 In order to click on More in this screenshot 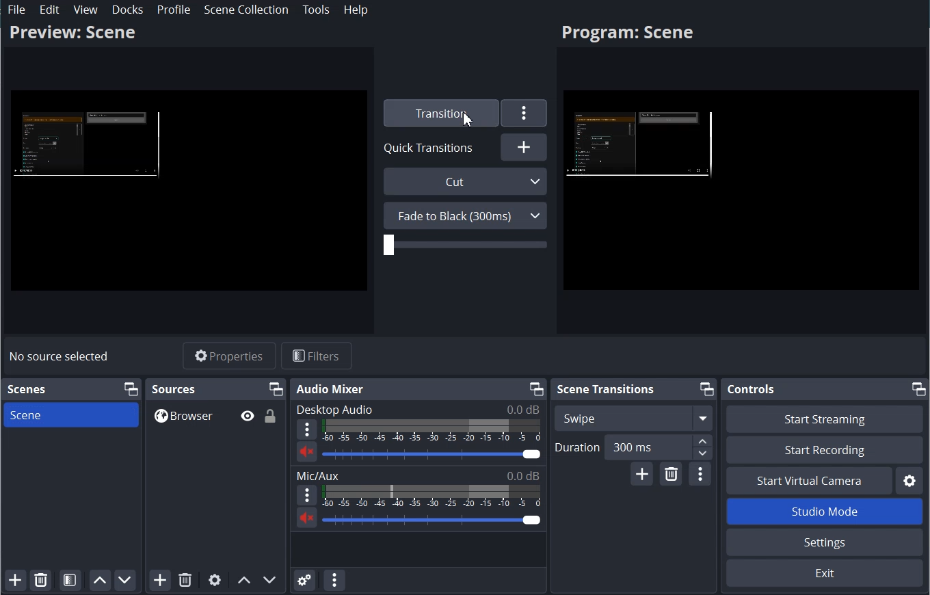, I will do `click(306, 495)`.